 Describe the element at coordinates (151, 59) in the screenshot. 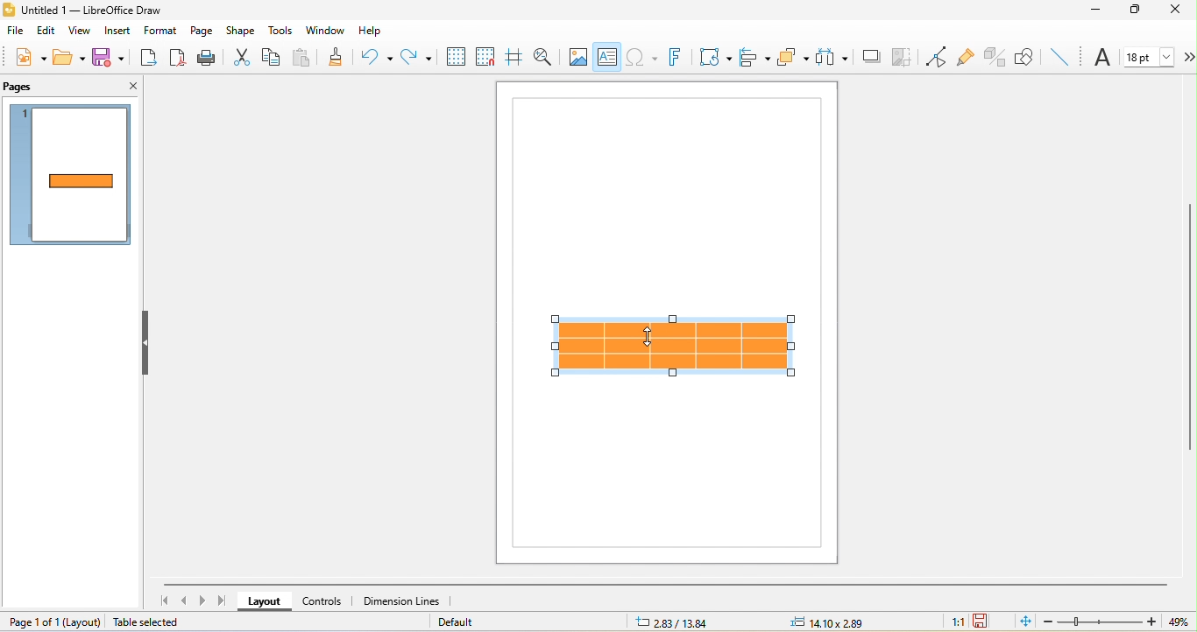

I see `export` at that location.